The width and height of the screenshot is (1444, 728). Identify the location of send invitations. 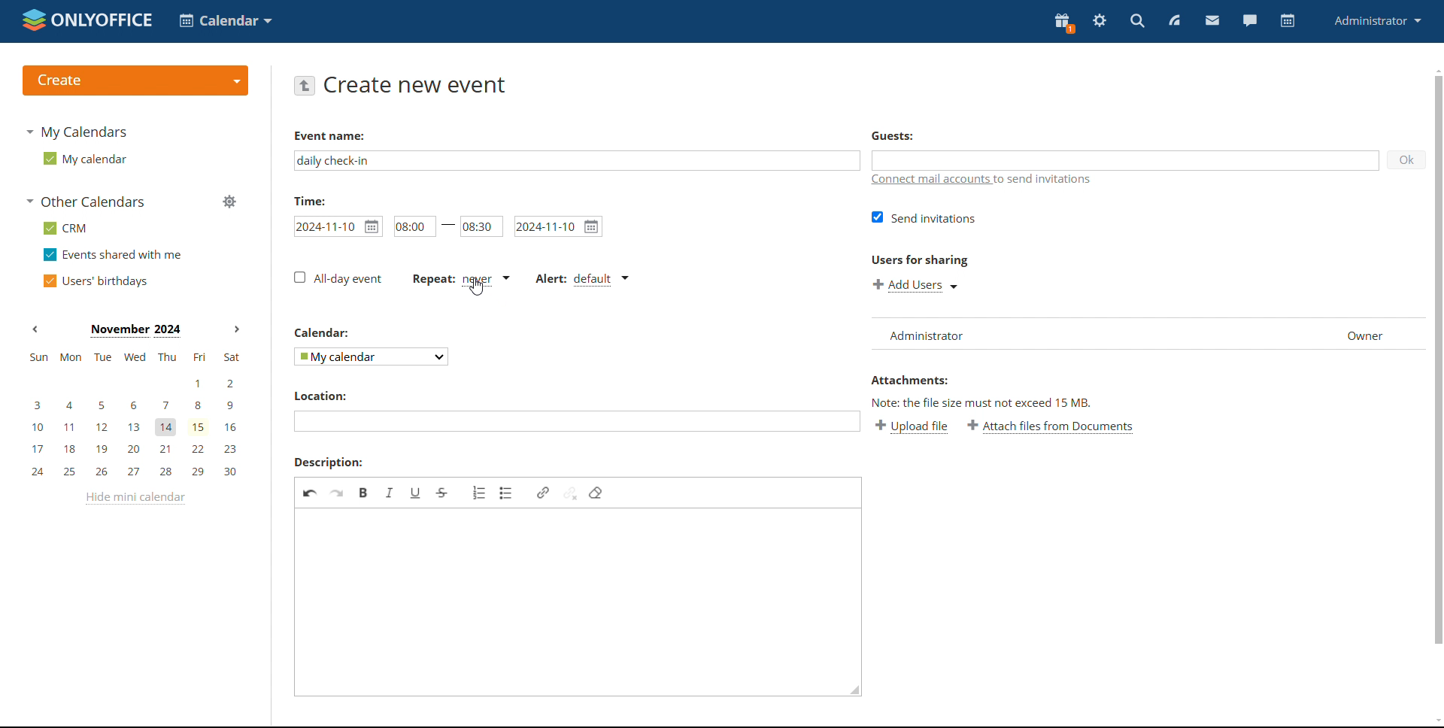
(925, 217).